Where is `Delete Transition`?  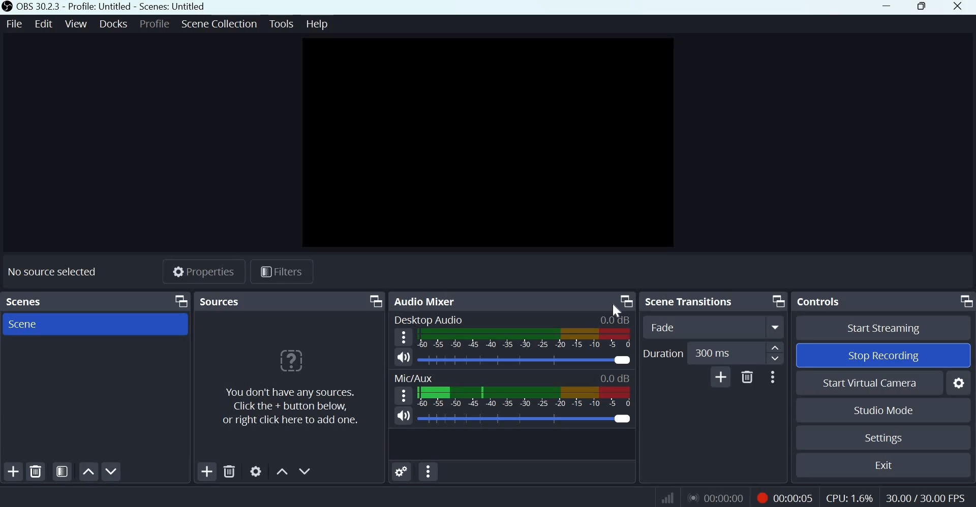 Delete Transition is located at coordinates (747, 376).